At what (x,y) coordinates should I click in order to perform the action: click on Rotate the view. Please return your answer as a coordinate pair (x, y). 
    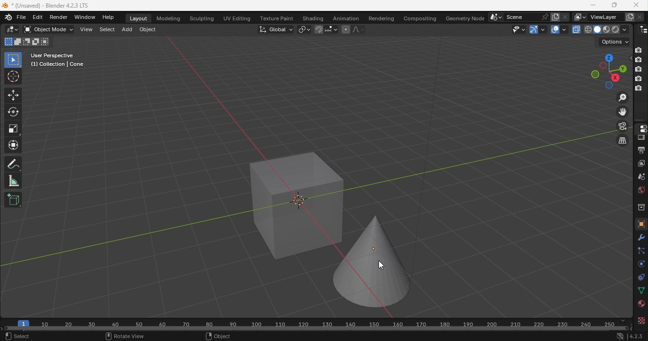
    Looking at the image, I should click on (615, 78).